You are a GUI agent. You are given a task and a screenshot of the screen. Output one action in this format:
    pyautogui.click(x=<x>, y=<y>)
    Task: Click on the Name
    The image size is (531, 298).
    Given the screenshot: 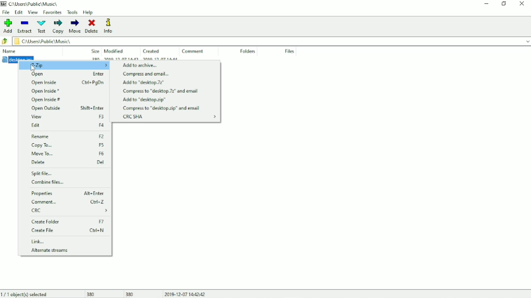 What is the action you would take?
    pyautogui.click(x=10, y=50)
    